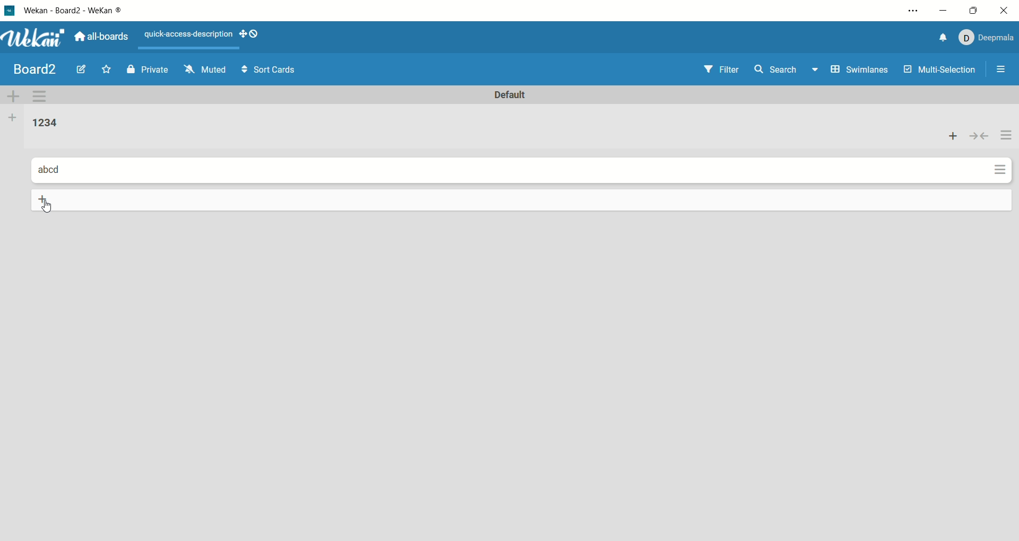  Describe the element at coordinates (980, 136) in the screenshot. I see `collapse` at that location.